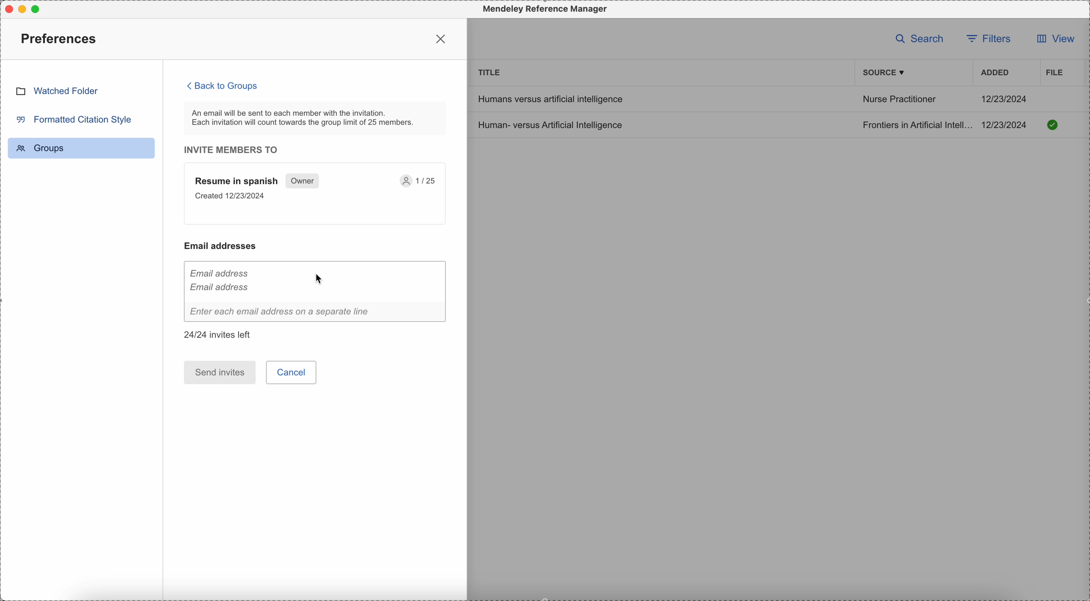 This screenshot has height=601, width=1090. Describe the element at coordinates (490, 71) in the screenshot. I see `title` at that location.